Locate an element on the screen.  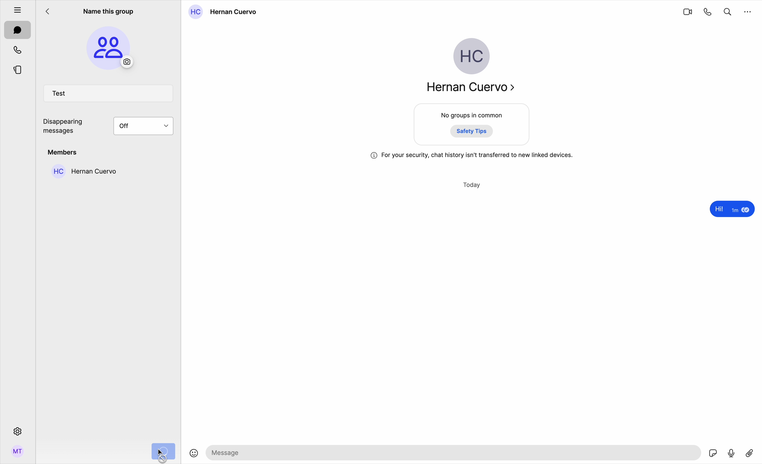
chats is located at coordinates (18, 31).